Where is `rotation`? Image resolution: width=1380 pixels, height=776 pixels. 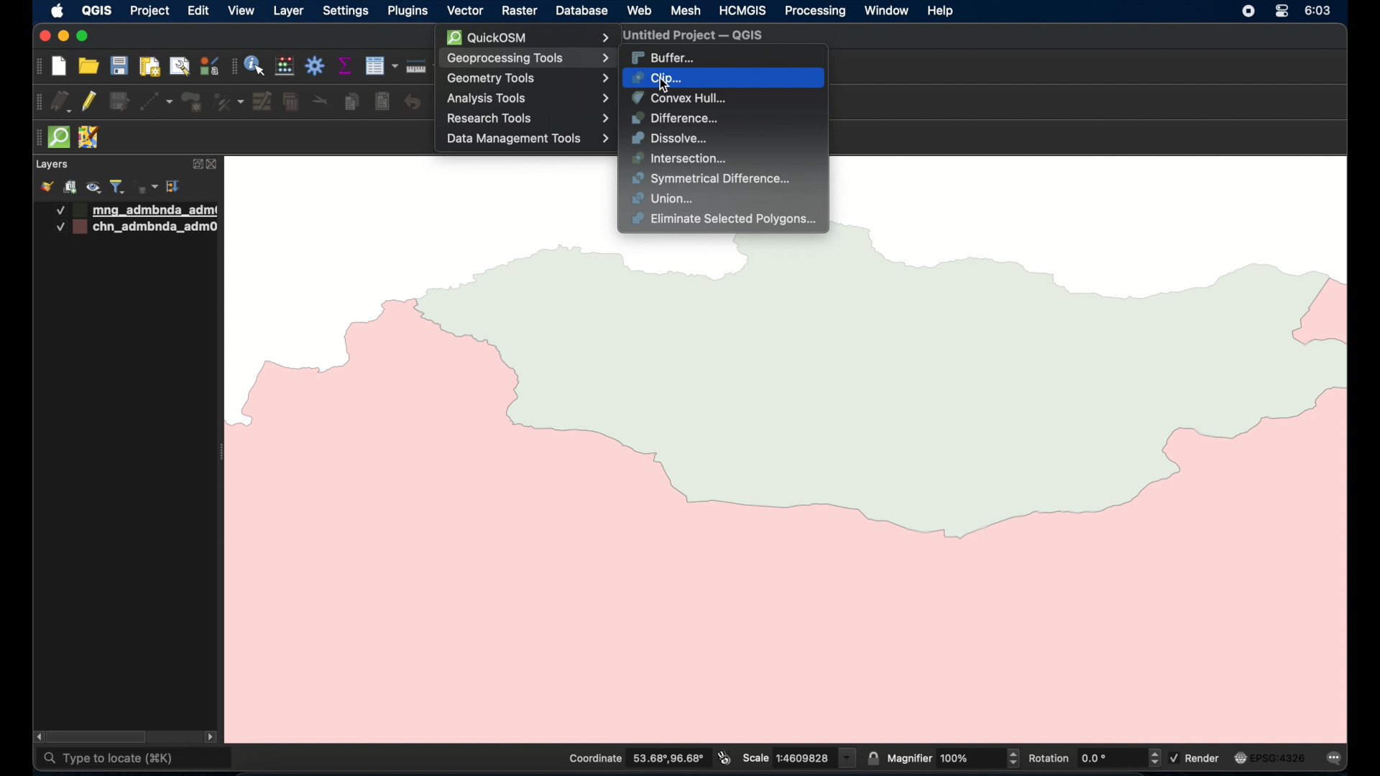
rotation is located at coordinates (1093, 757).